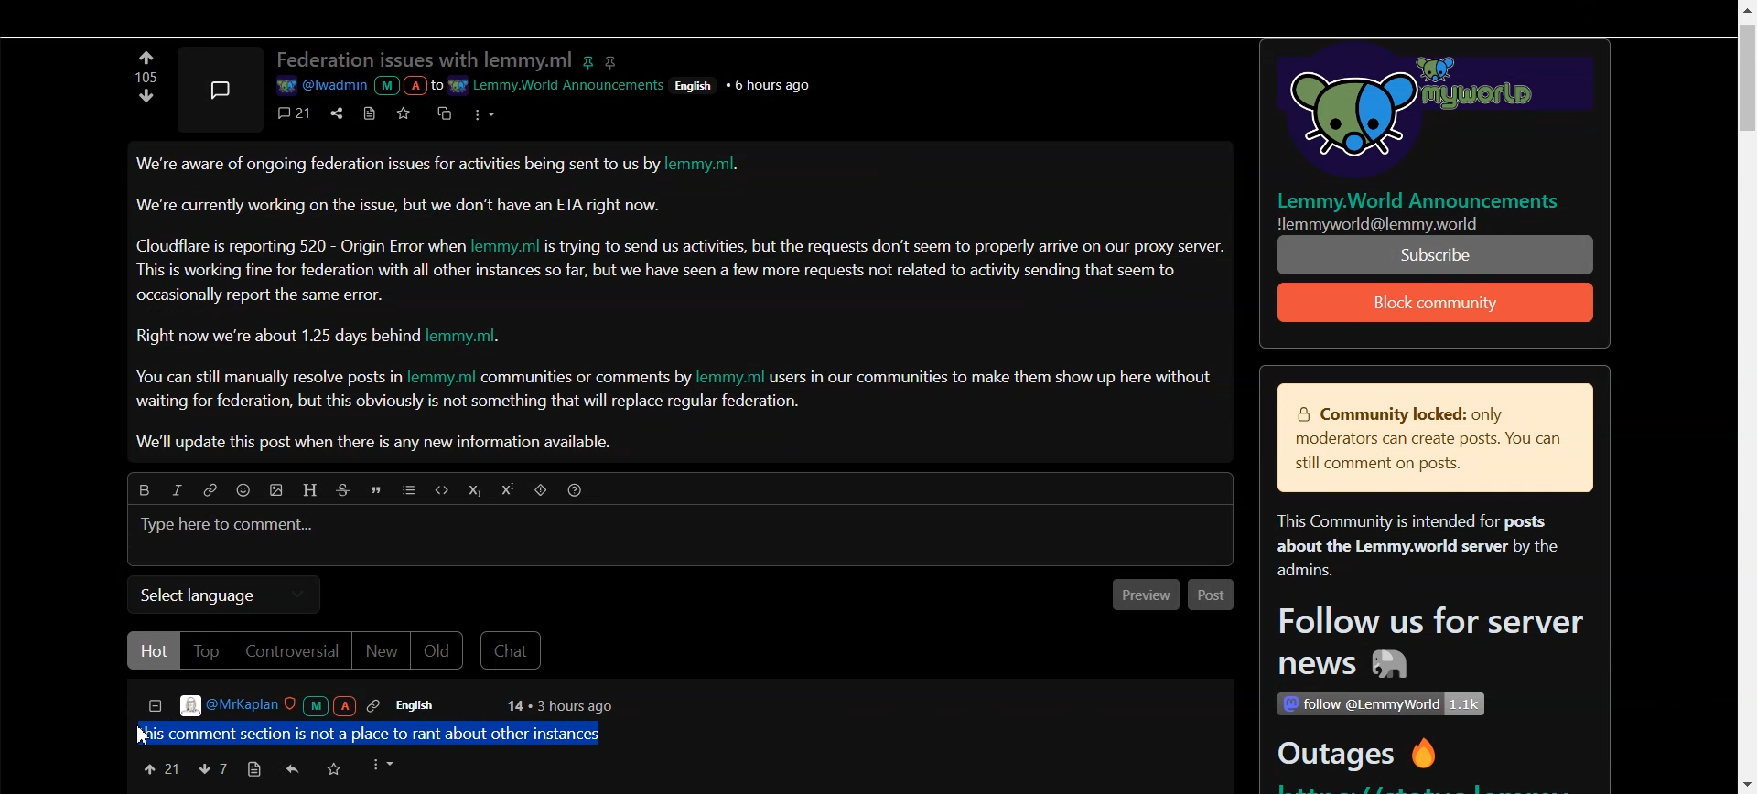 The width and height of the screenshot is (1757, 794). I want to click on Upload picture, so click(280, 492).